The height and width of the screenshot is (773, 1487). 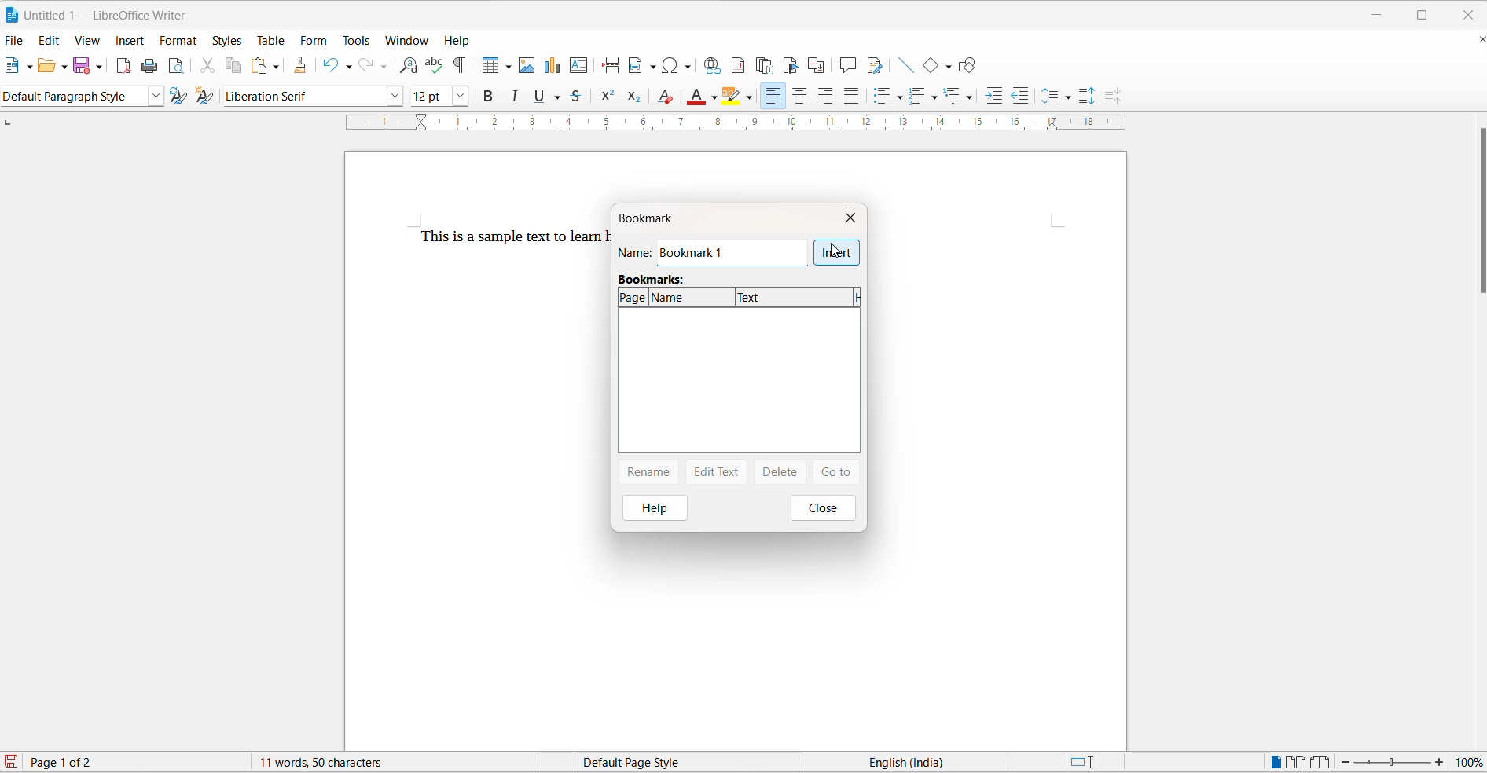 I want to click on zoom slider, so click(x=1393, y=763).